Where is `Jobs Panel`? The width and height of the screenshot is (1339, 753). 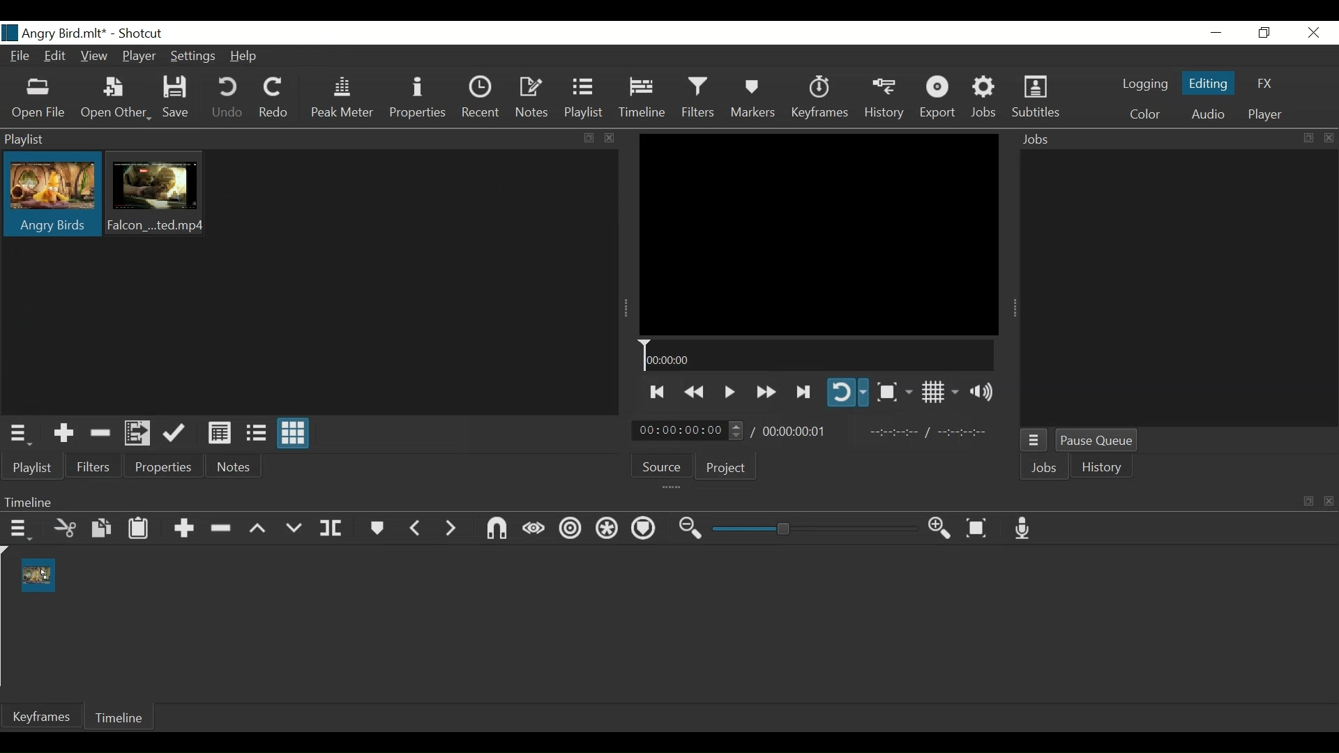 Jobs Panel is located at coordinates (1178, 288).